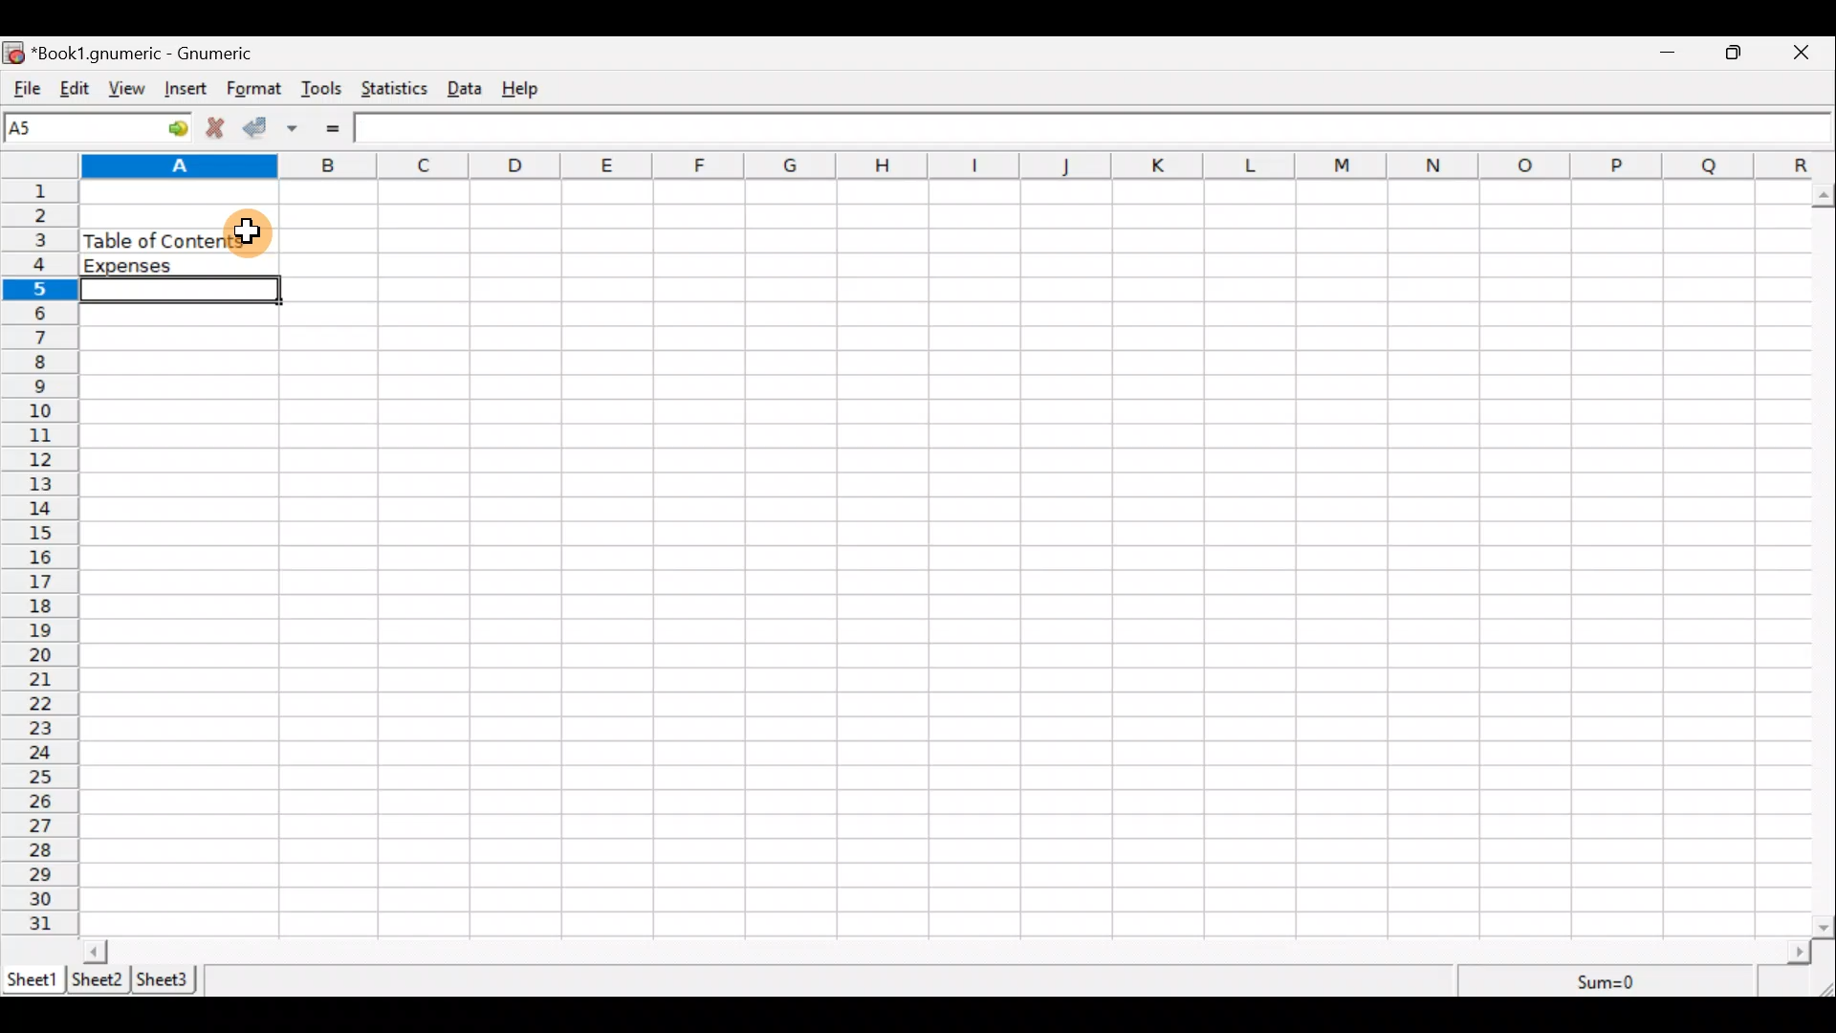 The height and width of the screenshot is (1033, 1836). I want to click on Insert, so click(188, 91).